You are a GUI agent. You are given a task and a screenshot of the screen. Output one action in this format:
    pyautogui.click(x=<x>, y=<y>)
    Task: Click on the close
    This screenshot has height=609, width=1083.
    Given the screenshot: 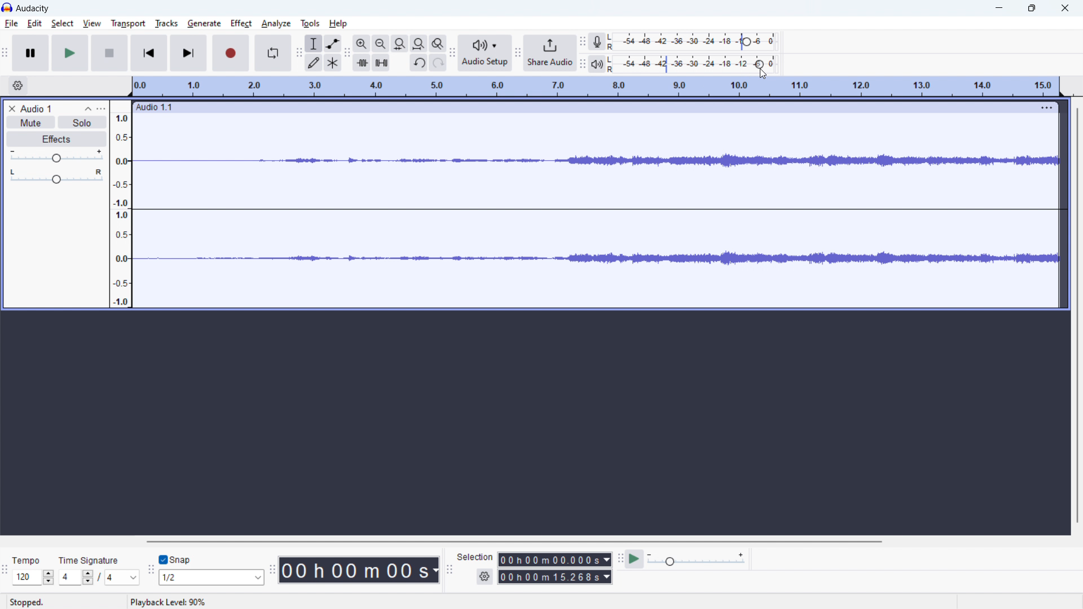 What is the action you would take?
    pyautogui.click(x=1064, y=8)
    